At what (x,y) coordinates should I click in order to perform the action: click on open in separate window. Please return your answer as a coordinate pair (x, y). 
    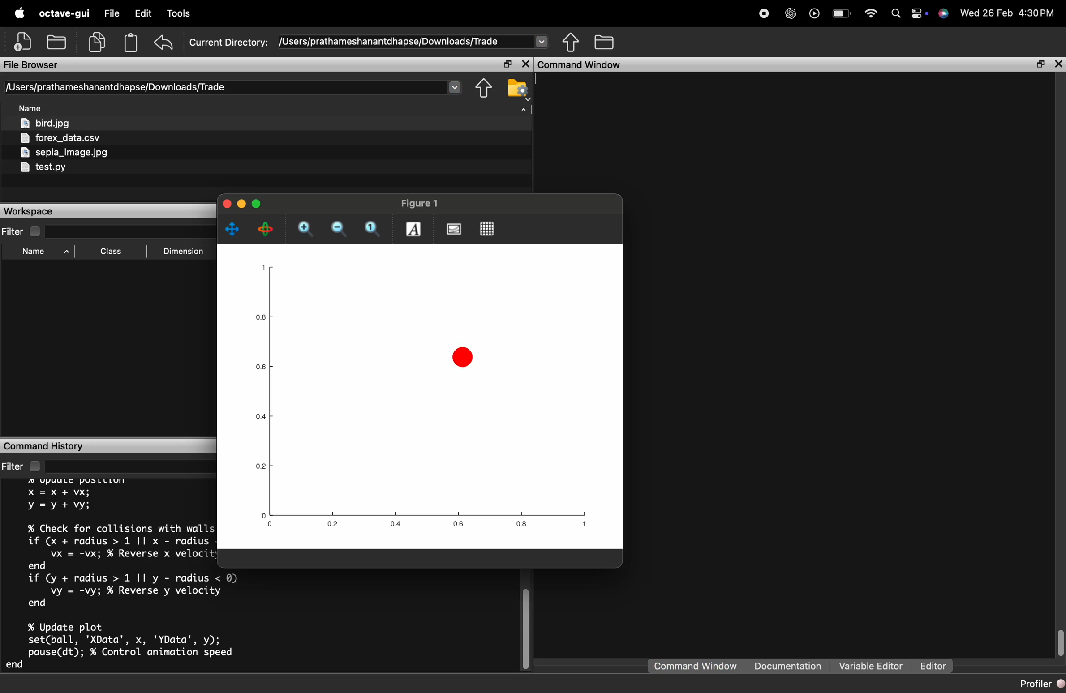
    Looking at the image, I should click on (507, 64).